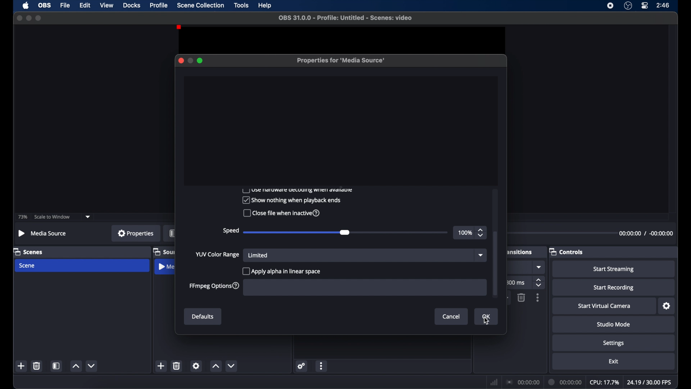  What do you see at coordinates (494, 382) in the screenshot?
I see `network` at bounding box center [494, 382].